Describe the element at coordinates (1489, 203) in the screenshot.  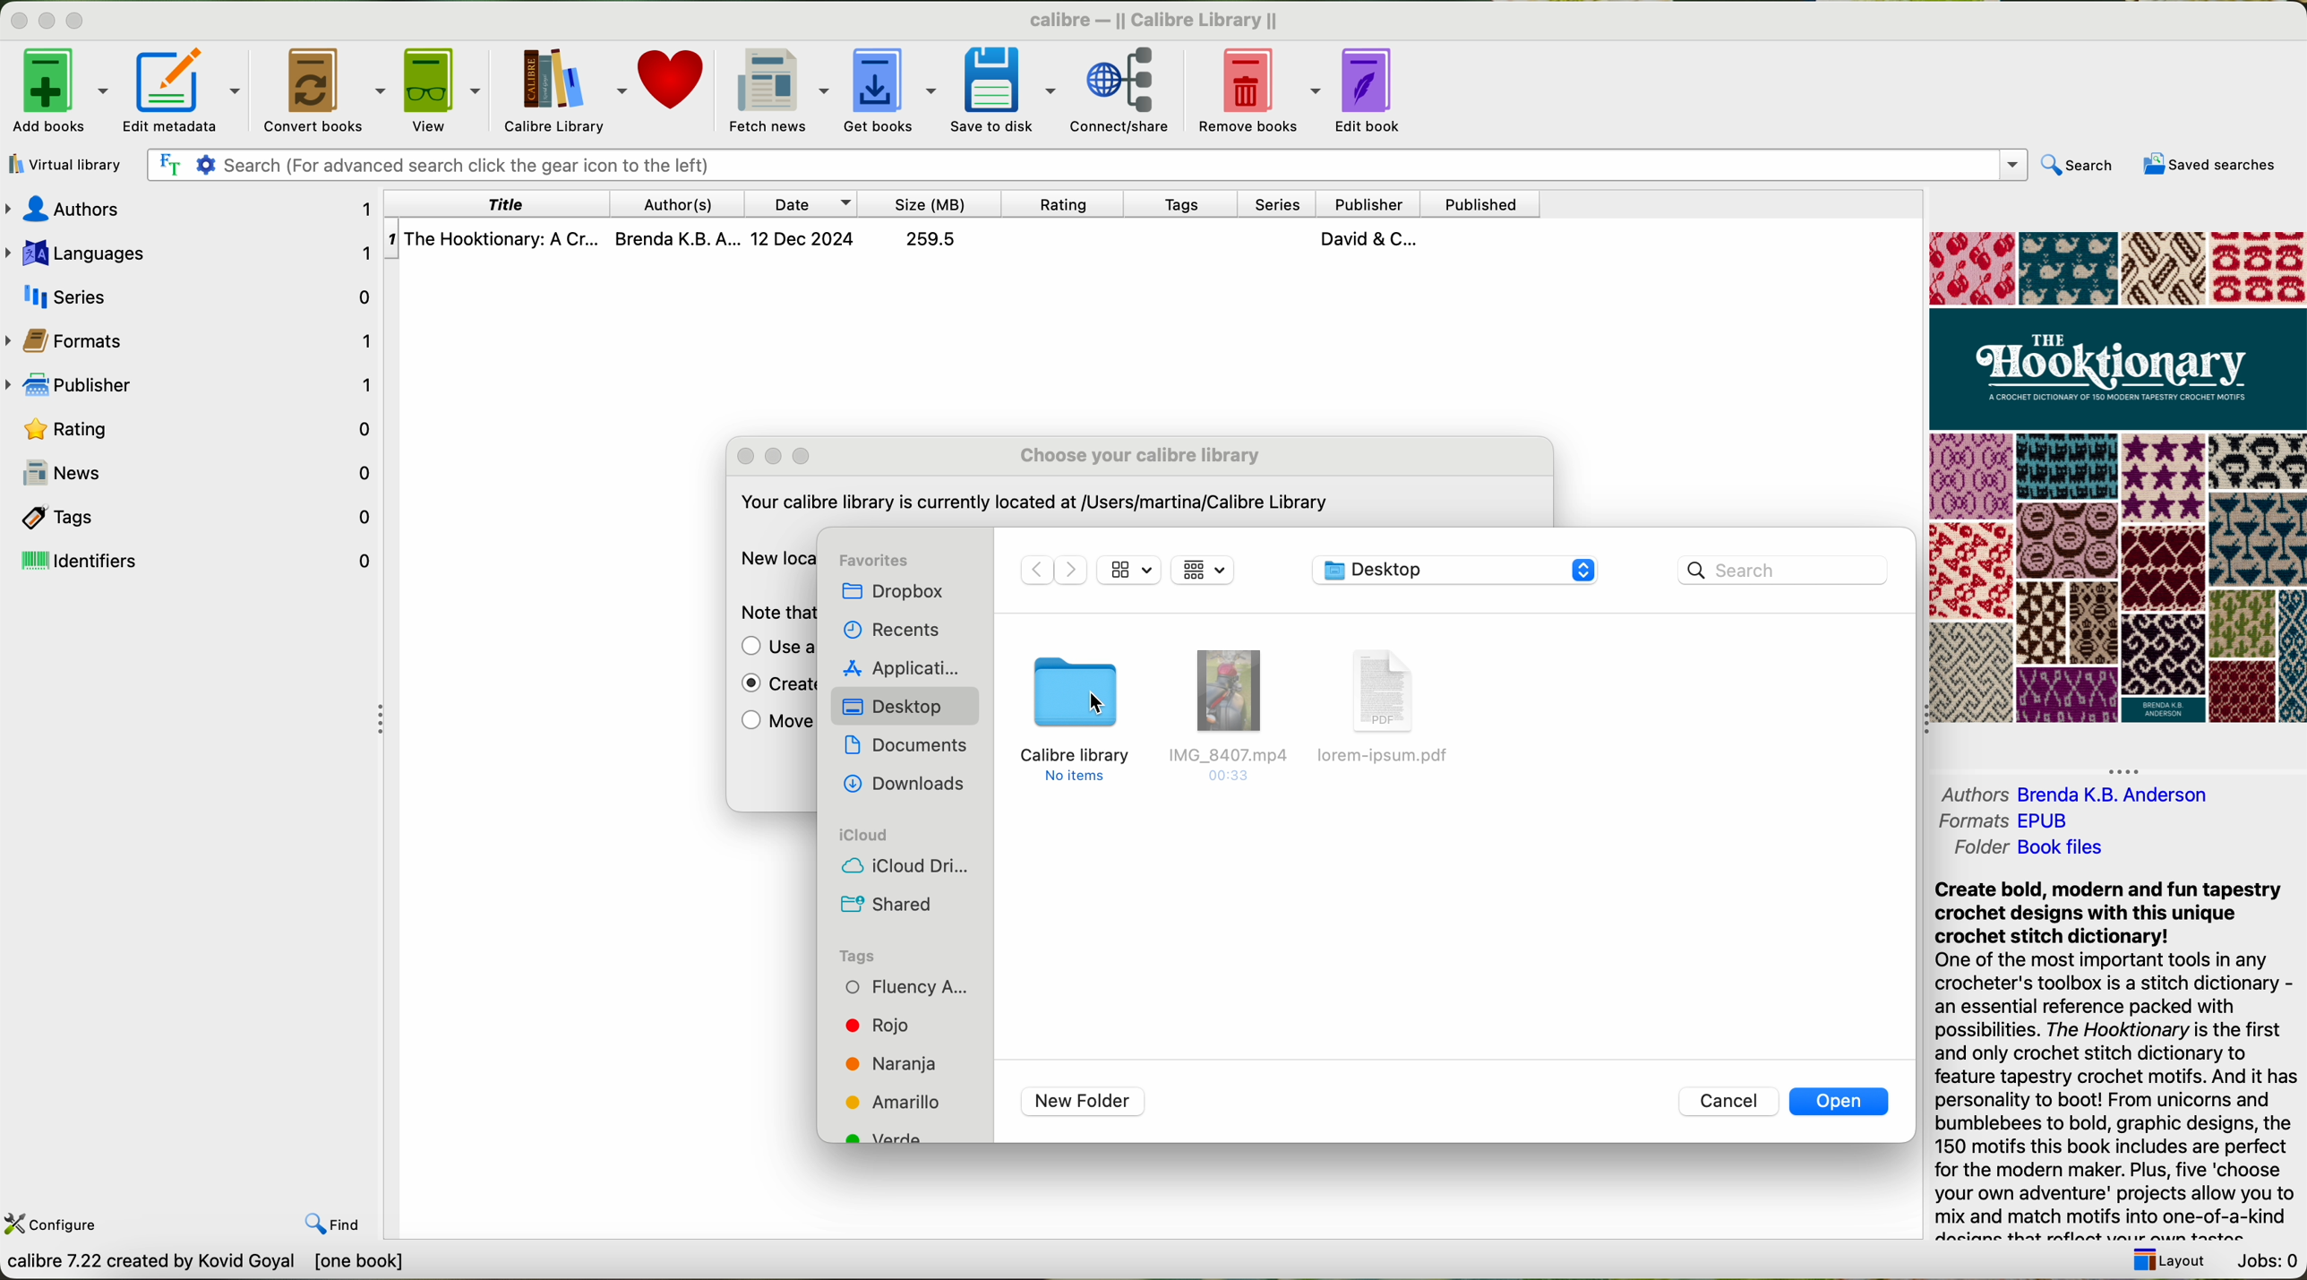
I see `published` at that location.